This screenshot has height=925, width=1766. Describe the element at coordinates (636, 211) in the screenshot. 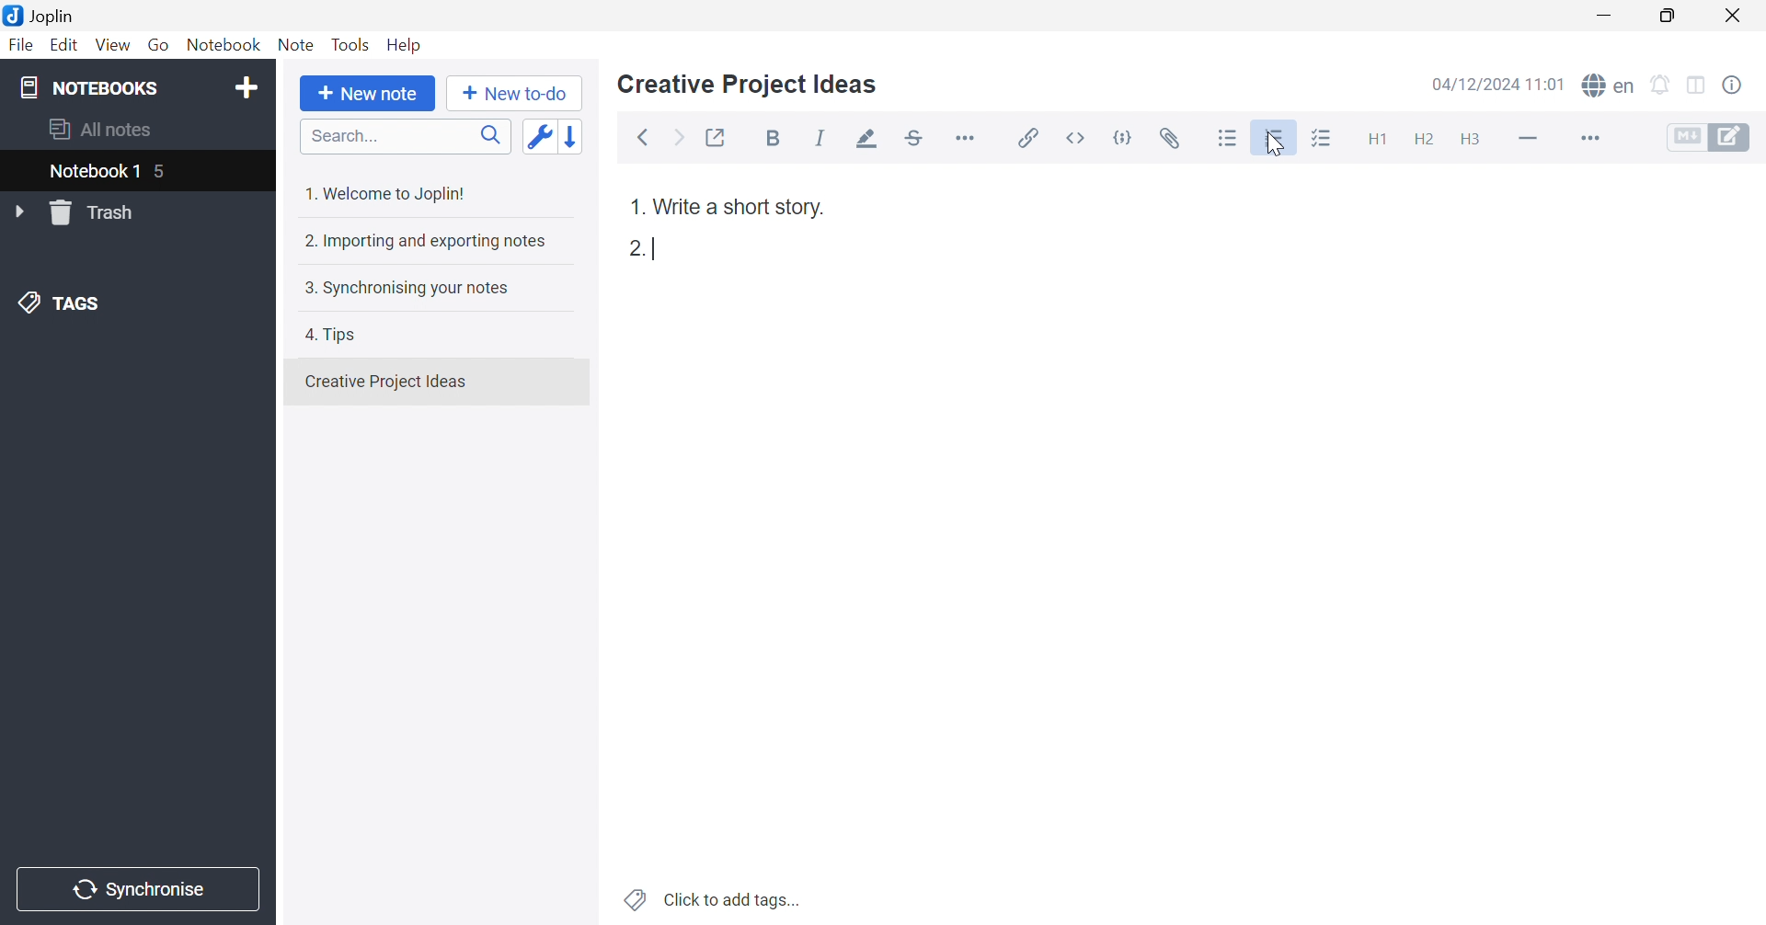

I see `1.` at that location.